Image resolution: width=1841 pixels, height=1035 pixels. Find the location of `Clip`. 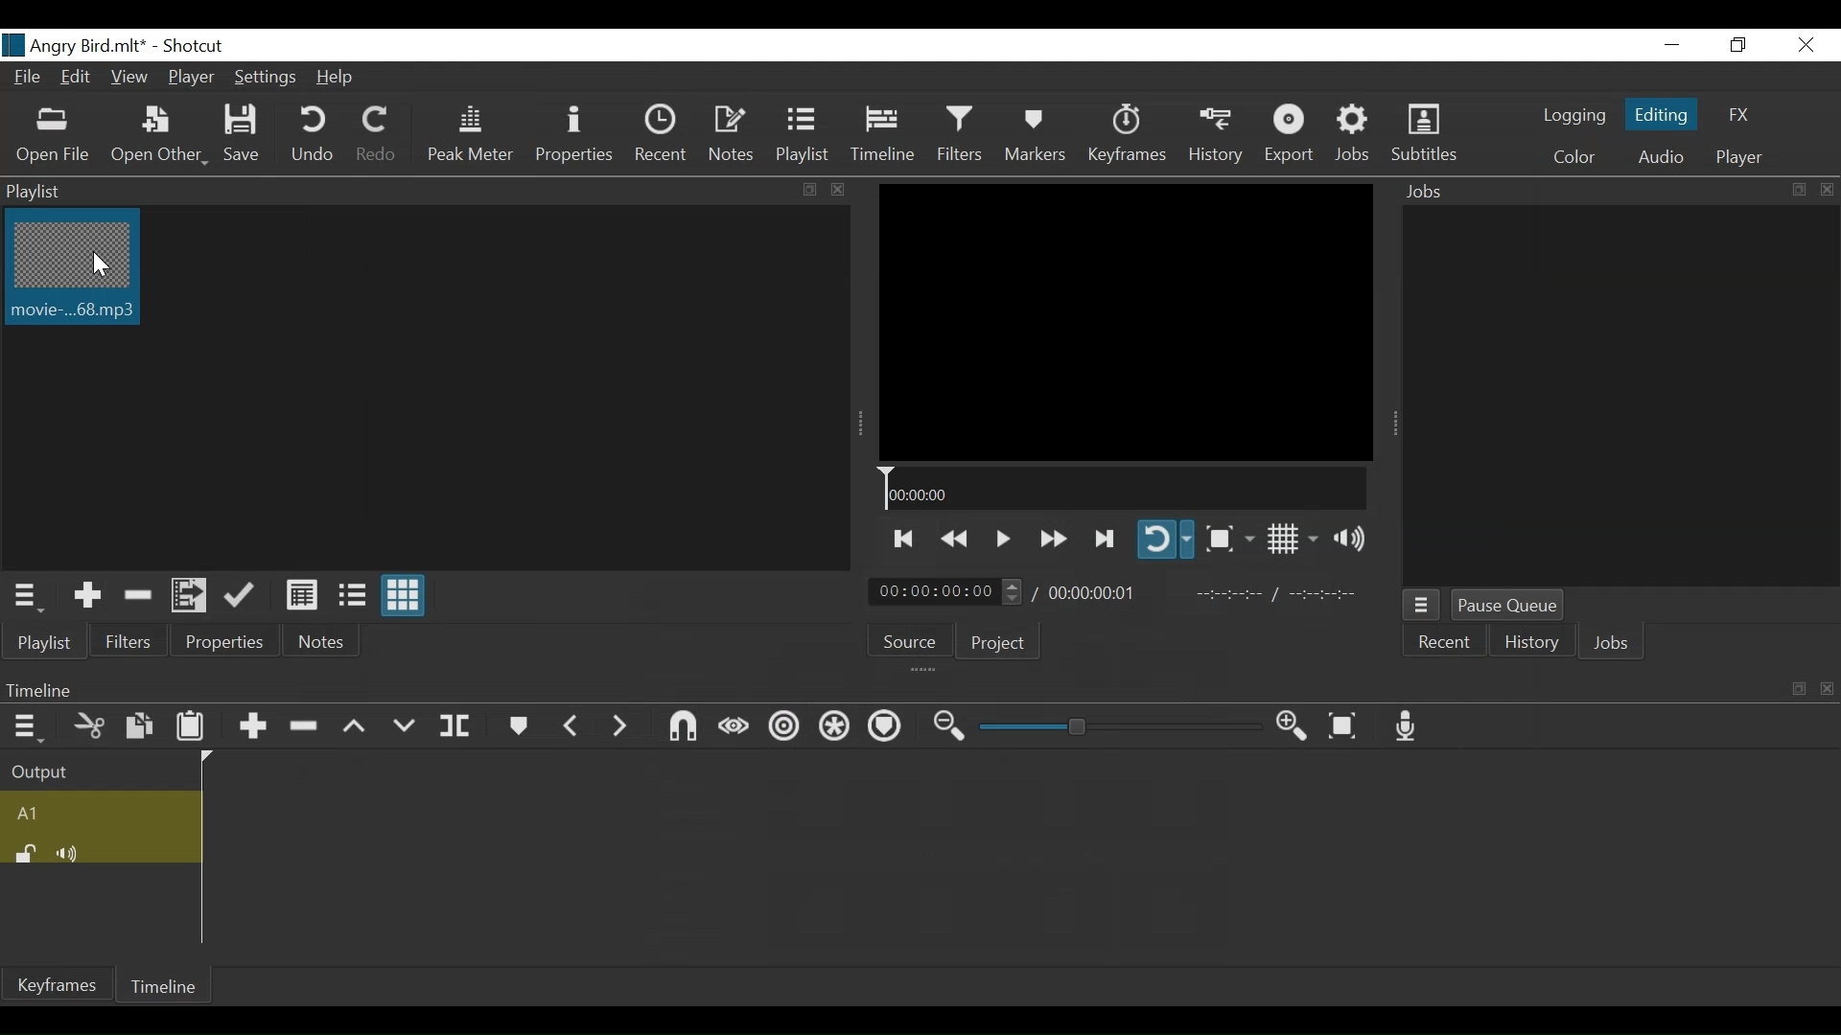

Clip is located at coordinates (74, 270).